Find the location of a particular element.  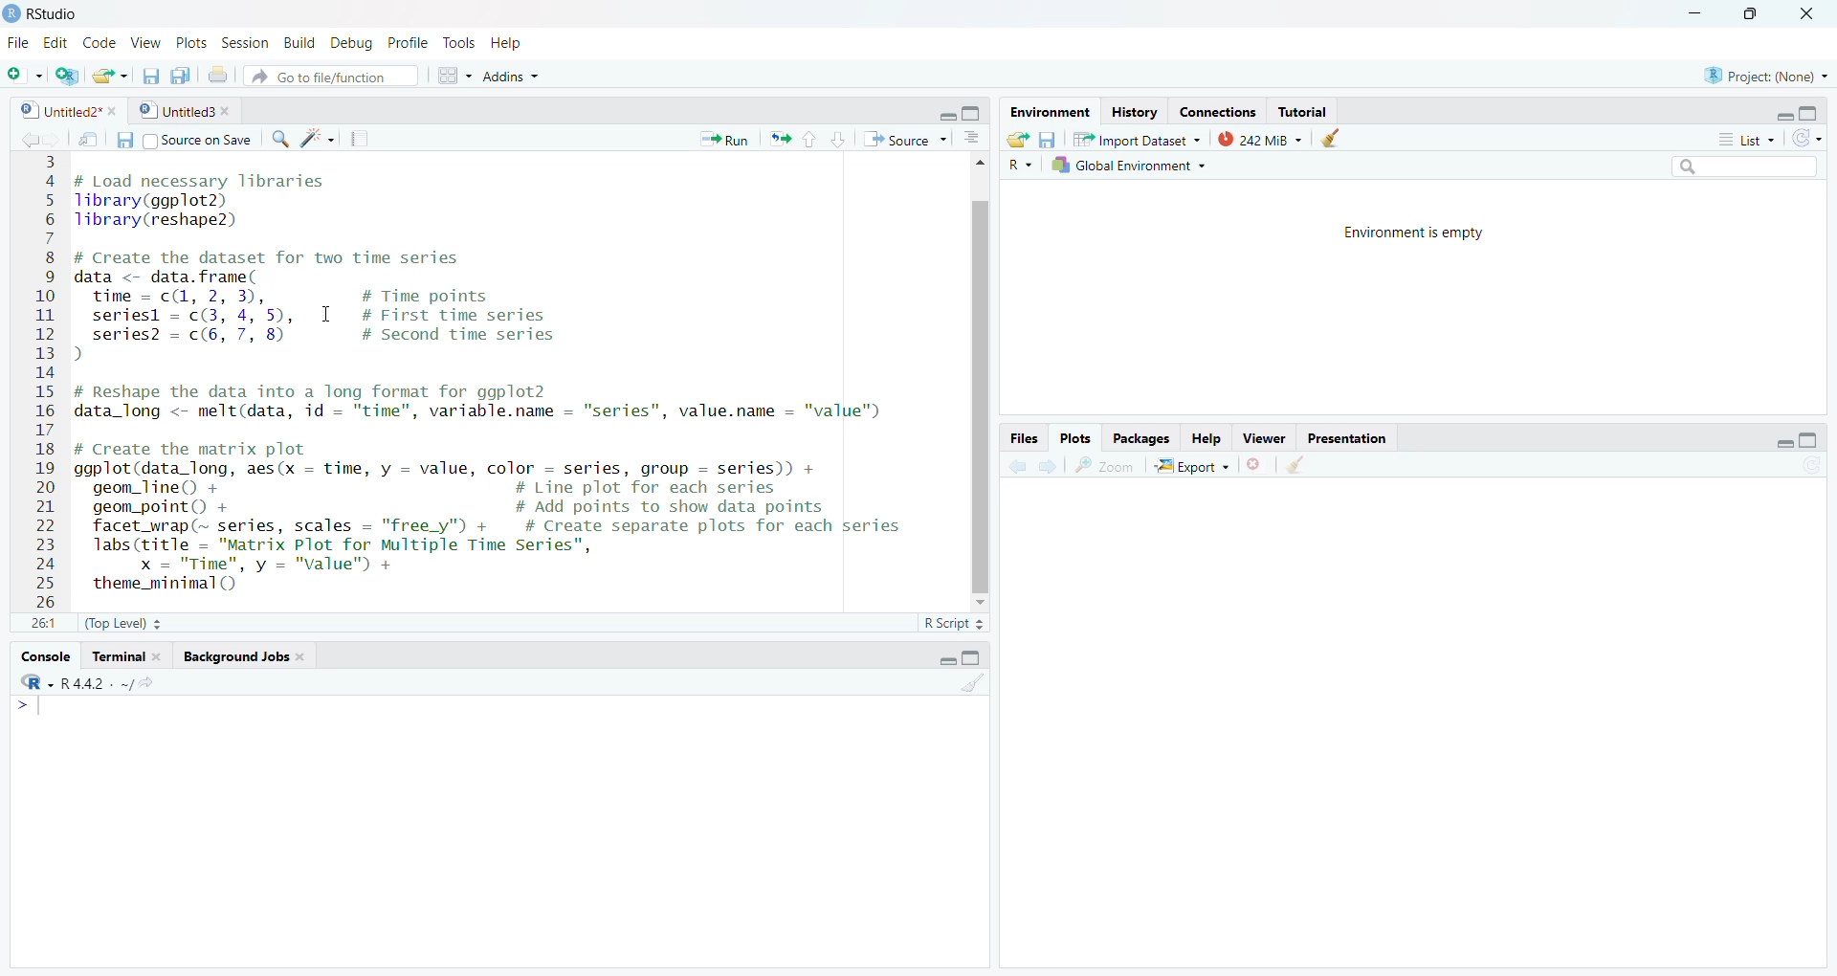

close is located at coordinates (231, 112).